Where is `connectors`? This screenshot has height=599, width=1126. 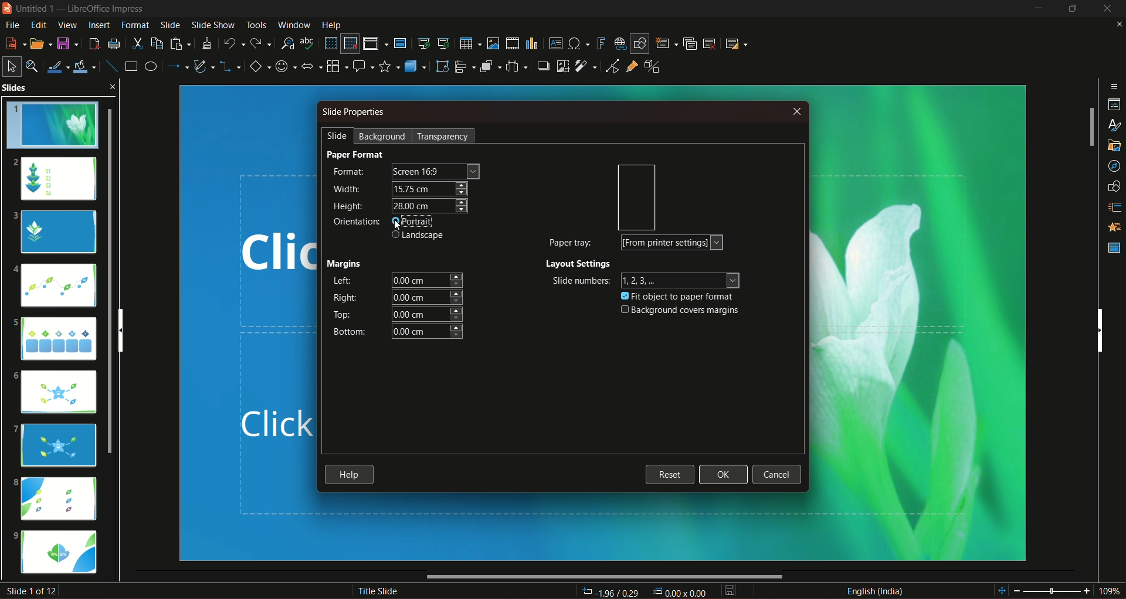 connectors is located at coordinates (230, 67).